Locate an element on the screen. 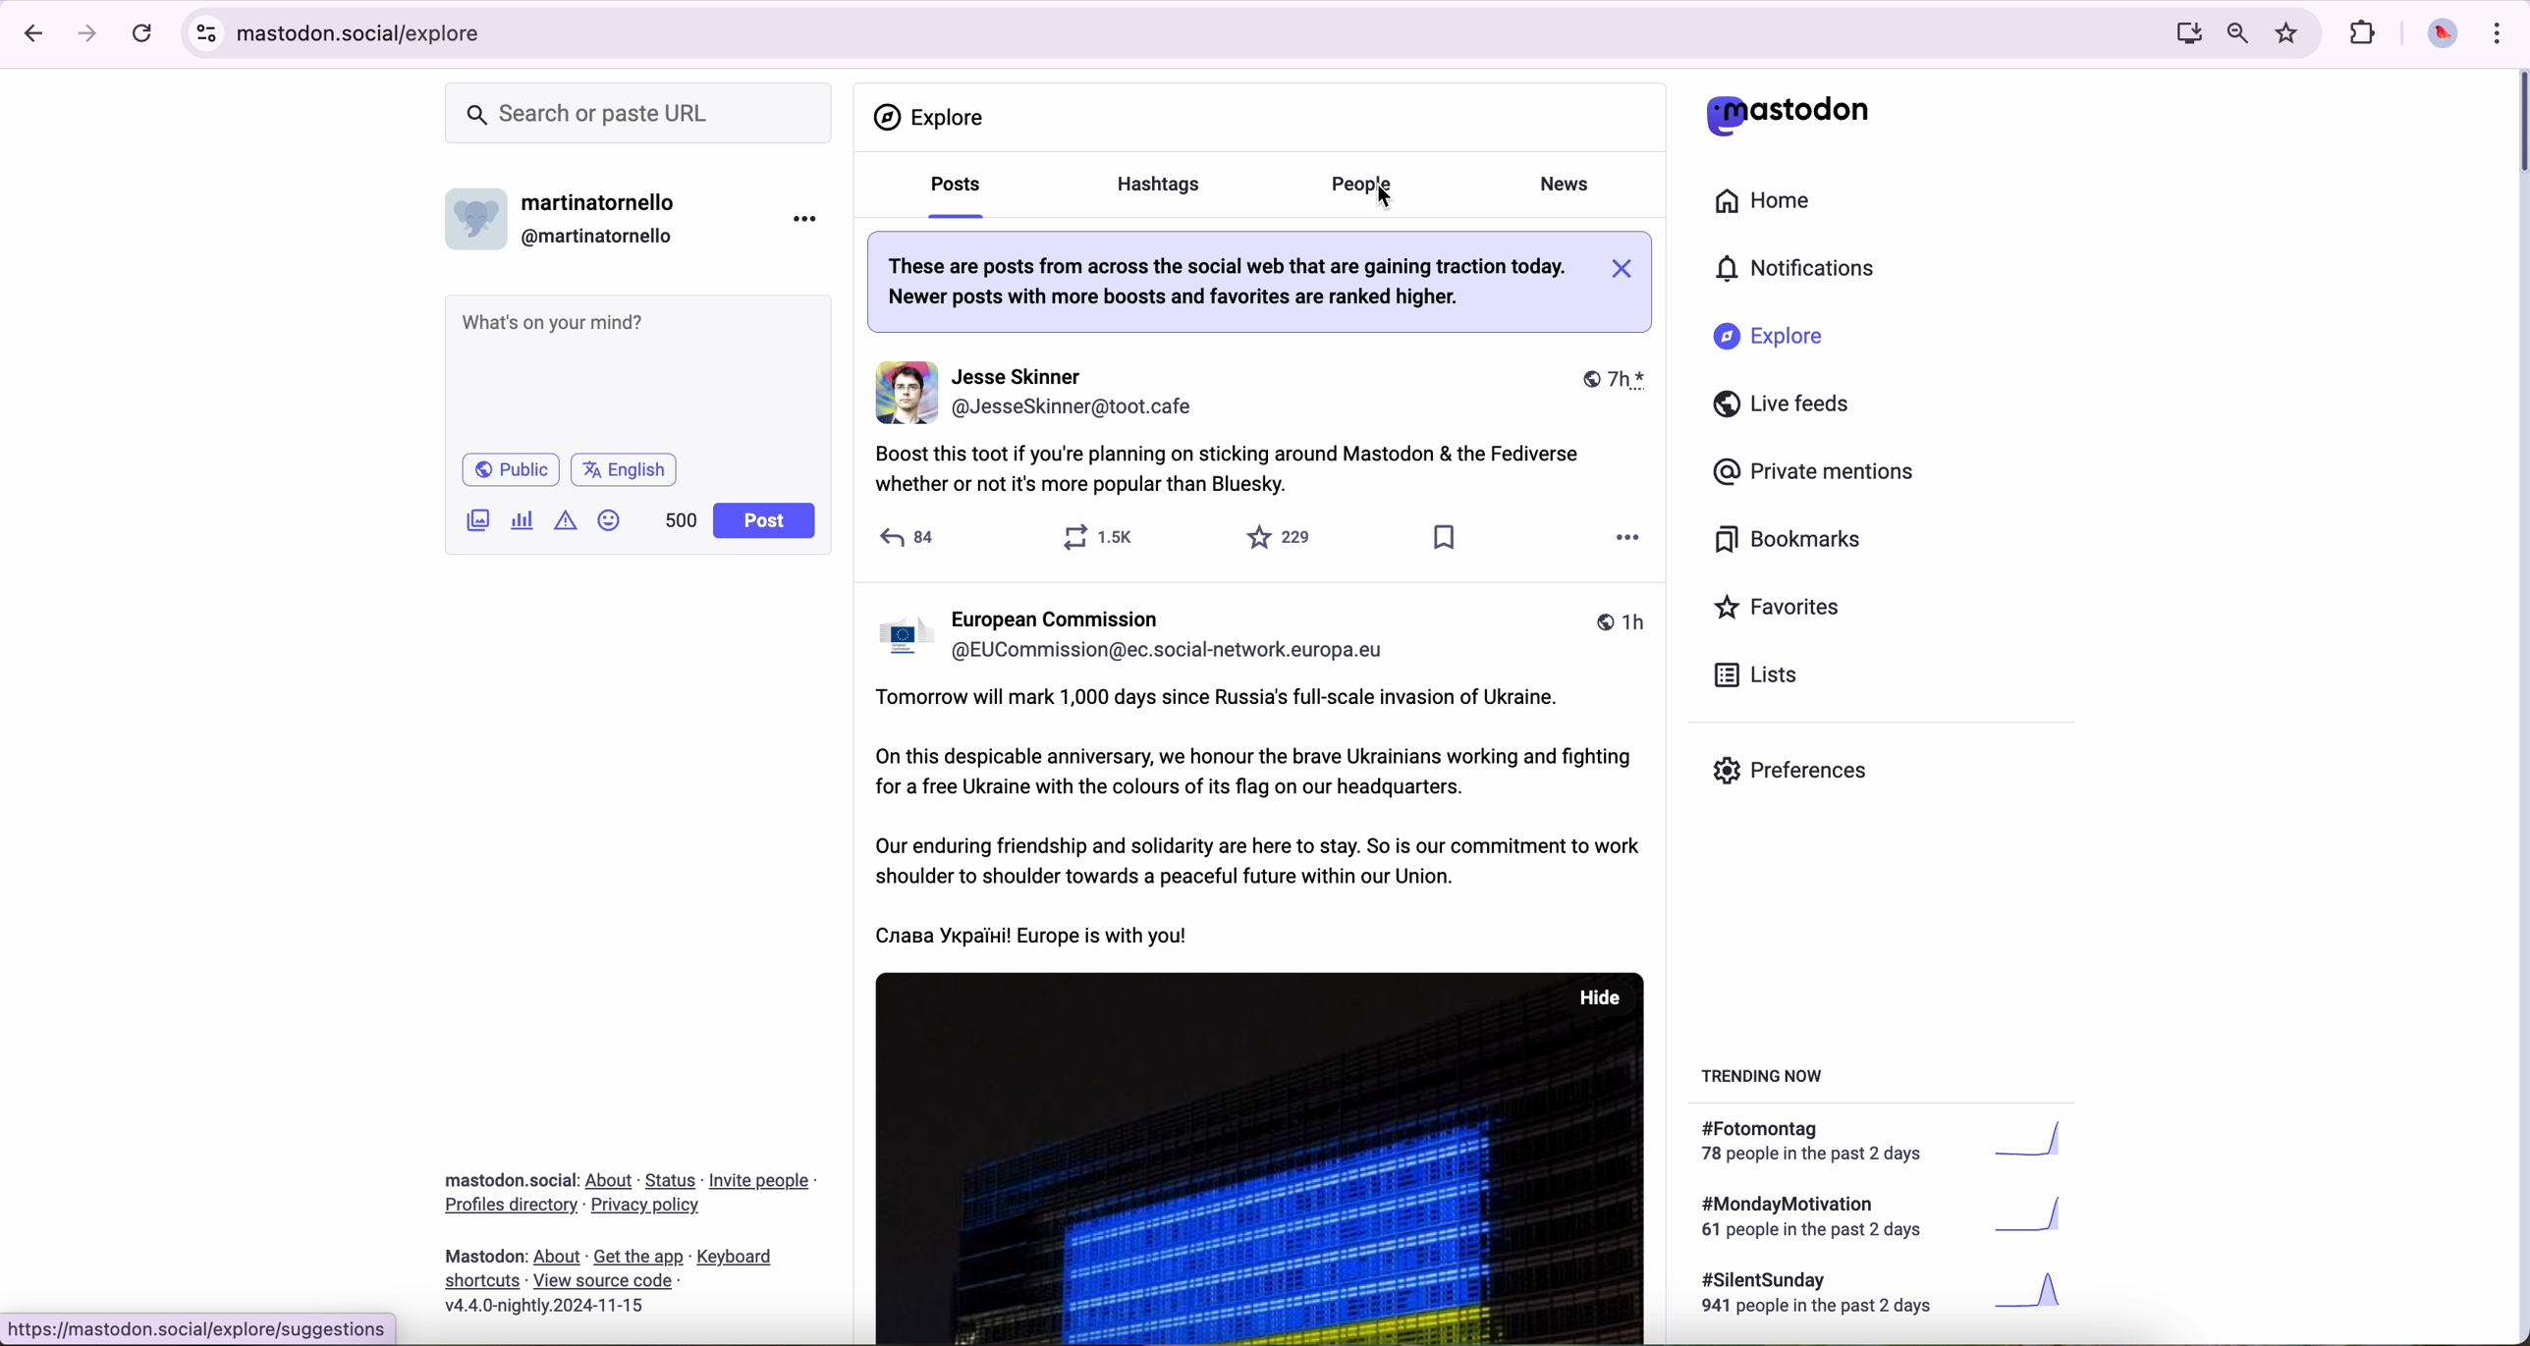 This screenshot has height=1346, width=2530. about is located at coordinates (630, 1236).